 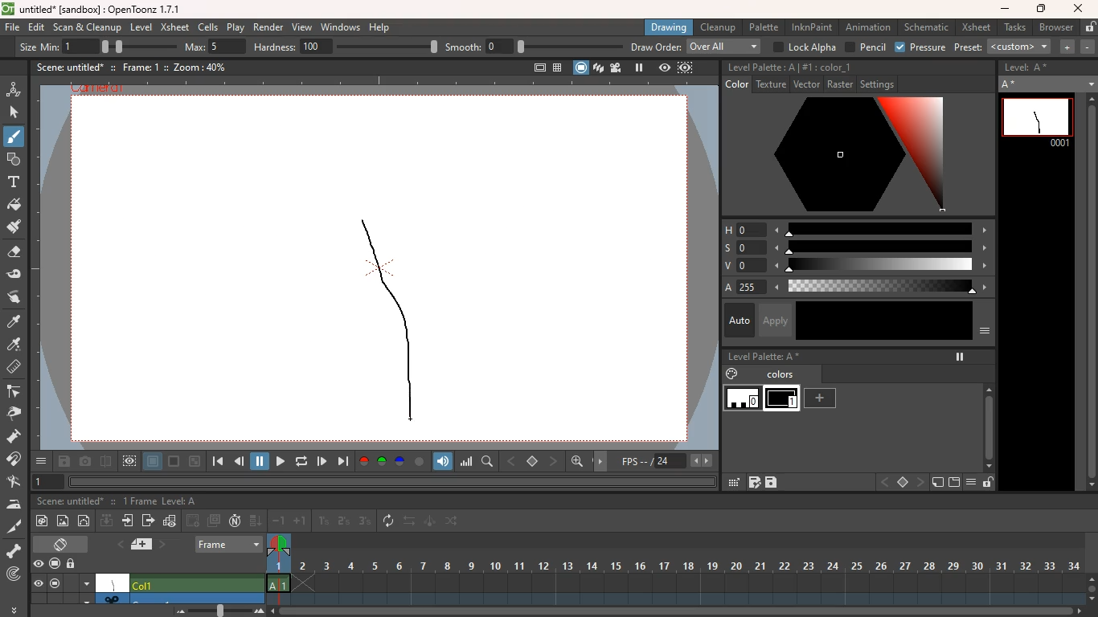 What do you see at coordinates (39, 584) in the screenshot?
I see `eye` at bounding box center [39, 584].